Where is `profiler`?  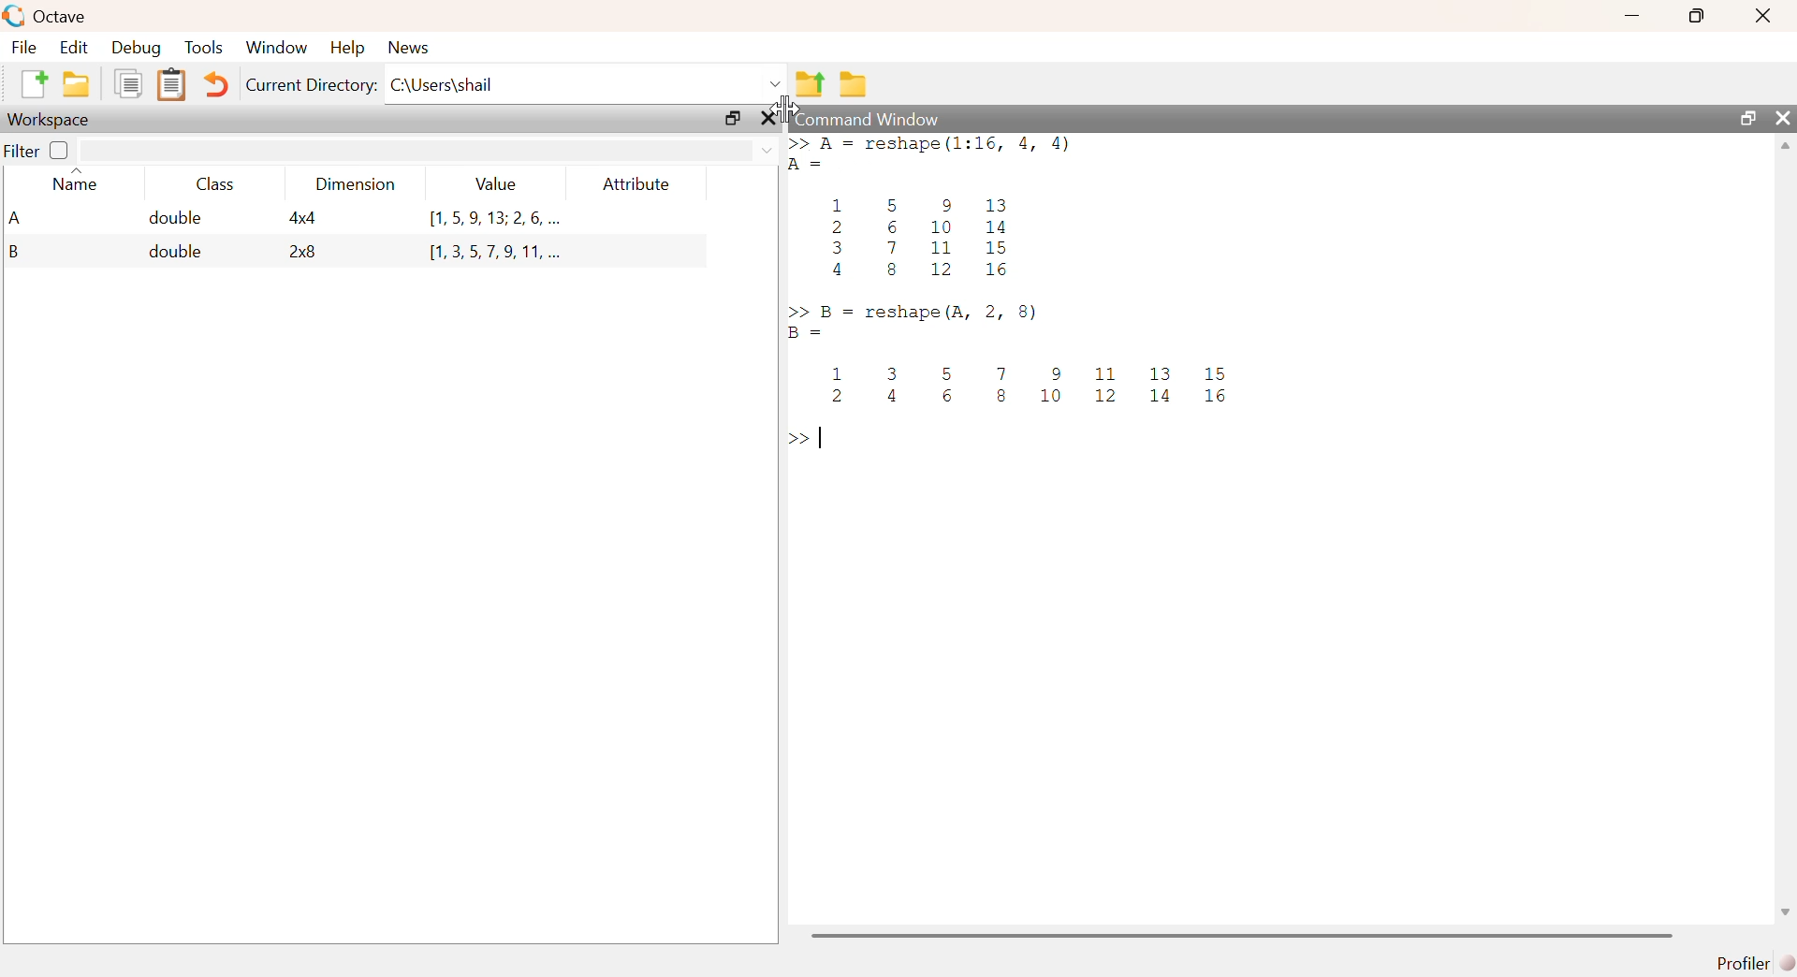 profiler is located at coordinates (1750, 962).